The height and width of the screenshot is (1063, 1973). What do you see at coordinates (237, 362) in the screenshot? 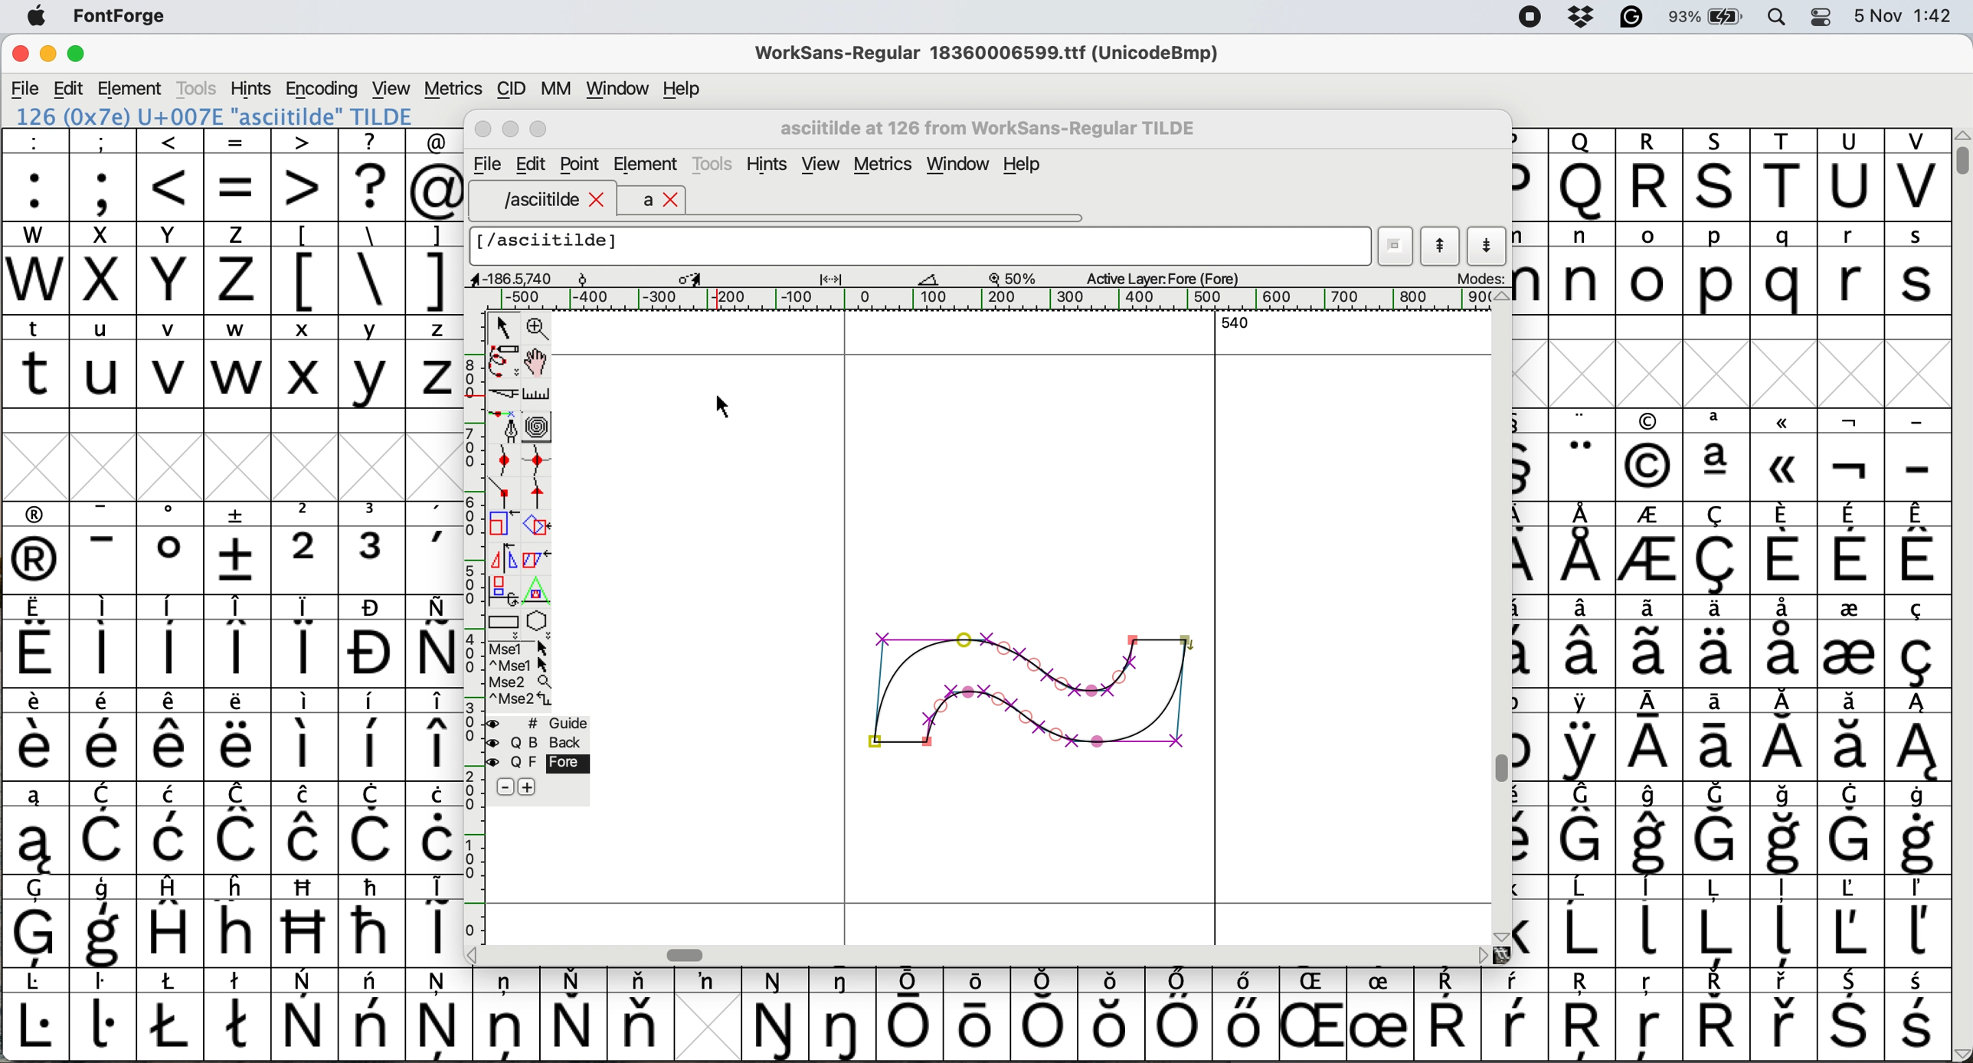
I see `w` at bounding box center [237, 362].